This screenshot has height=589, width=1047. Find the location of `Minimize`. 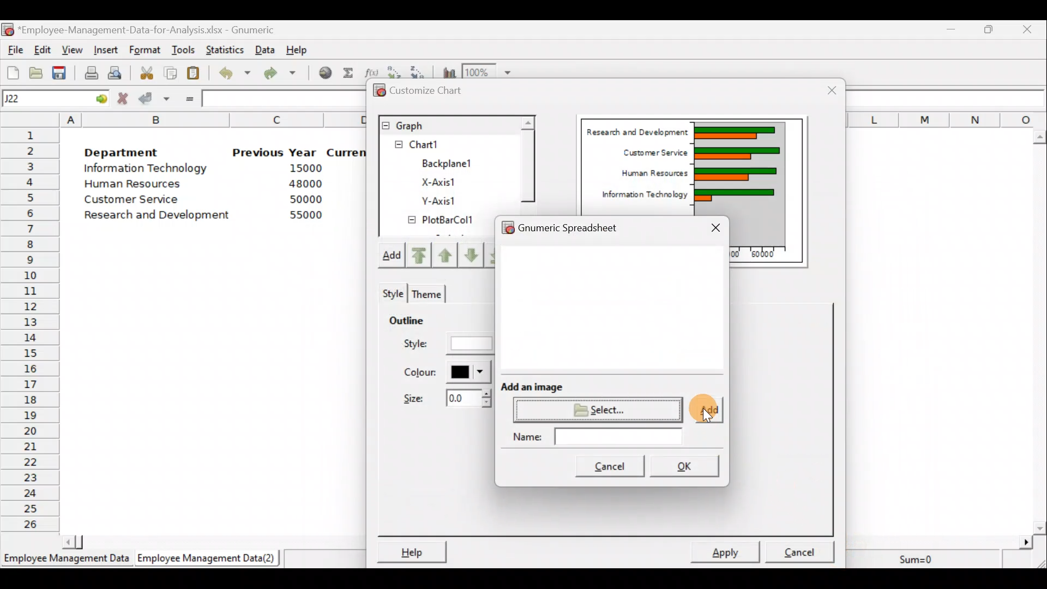

Minimize is located at coordinates (951, 29).